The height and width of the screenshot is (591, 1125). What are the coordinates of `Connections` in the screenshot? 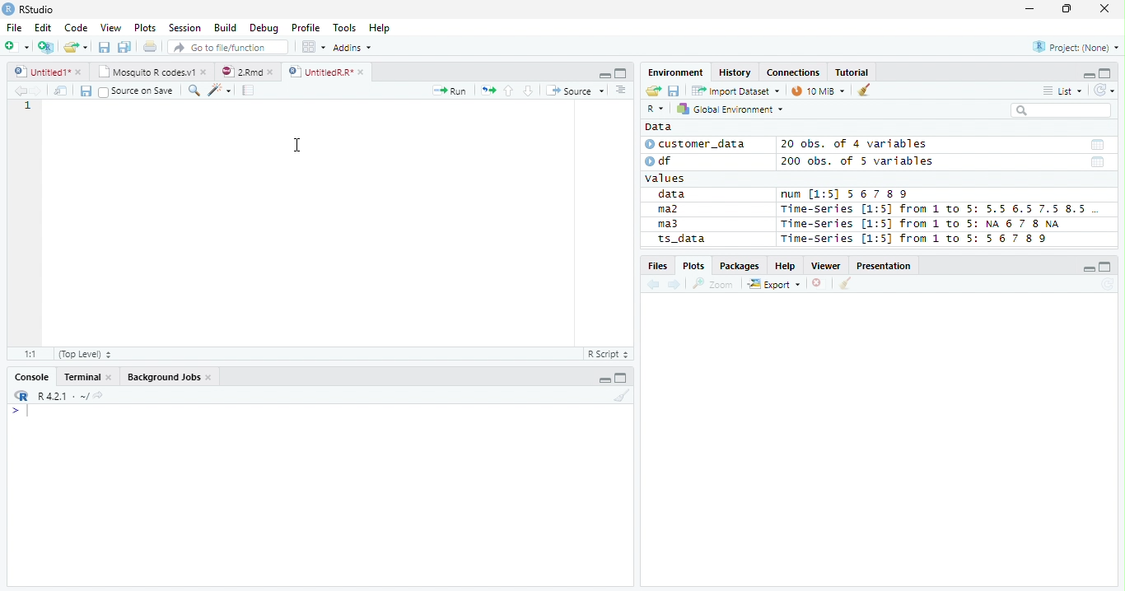 It's located at (793, 72).